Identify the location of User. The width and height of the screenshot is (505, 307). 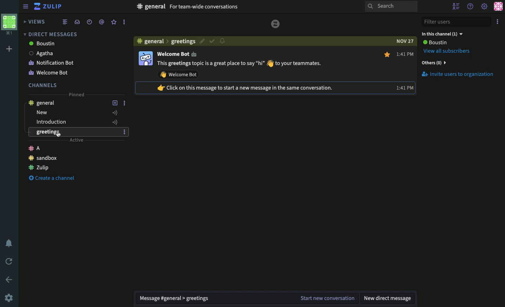
(434, 43).